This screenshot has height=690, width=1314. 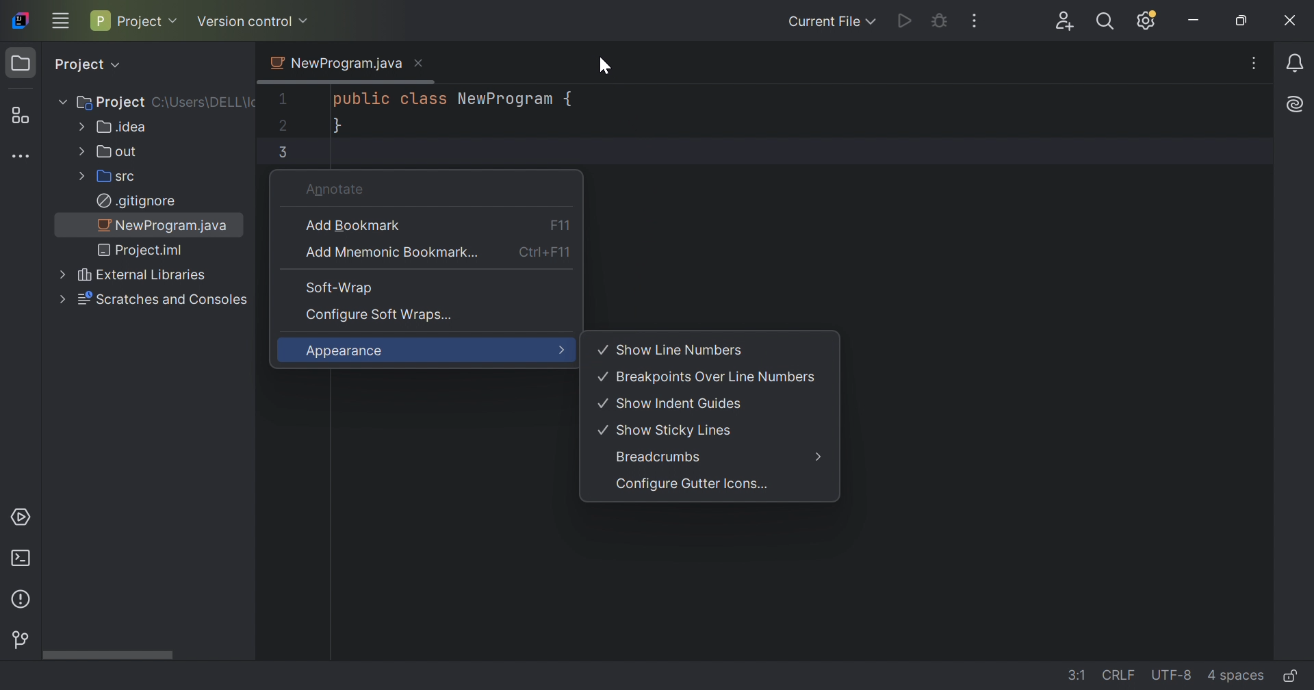 What do you see at coordinates (1171, 675) in the screenshot?
I see `UTF-8` at bounding box center [1171, 675].